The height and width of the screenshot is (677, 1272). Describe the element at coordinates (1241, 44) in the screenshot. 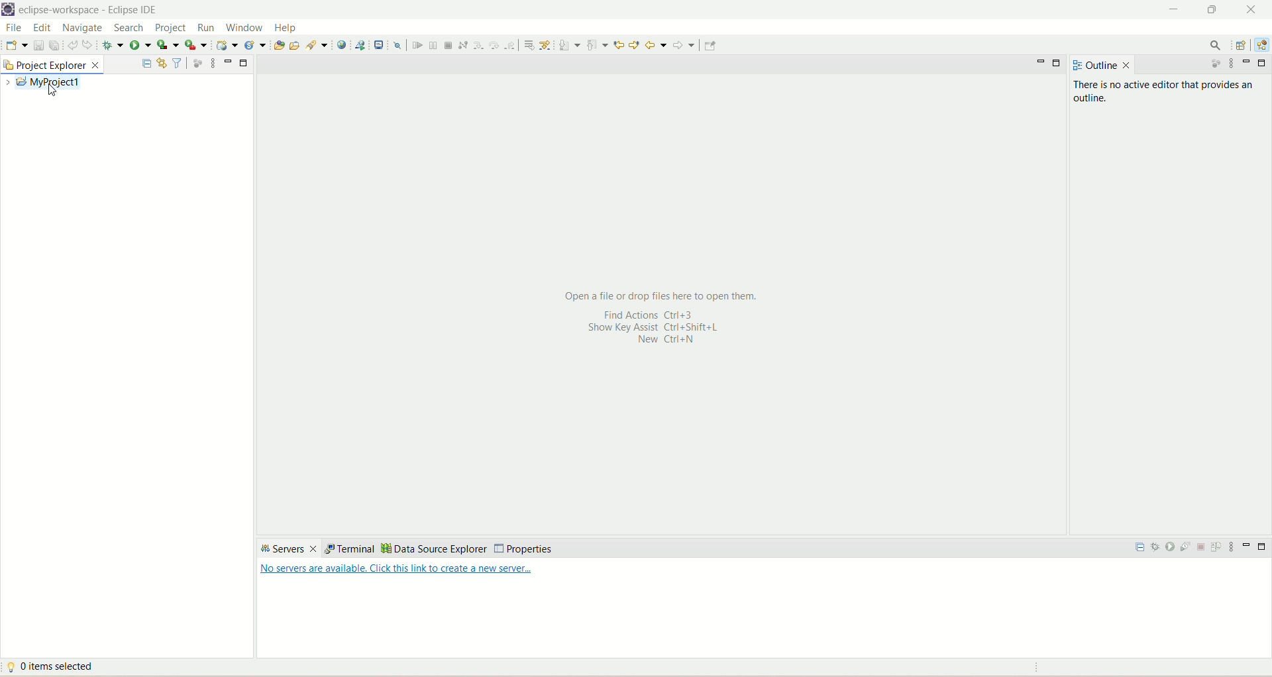

I see `open perspective` at that location.